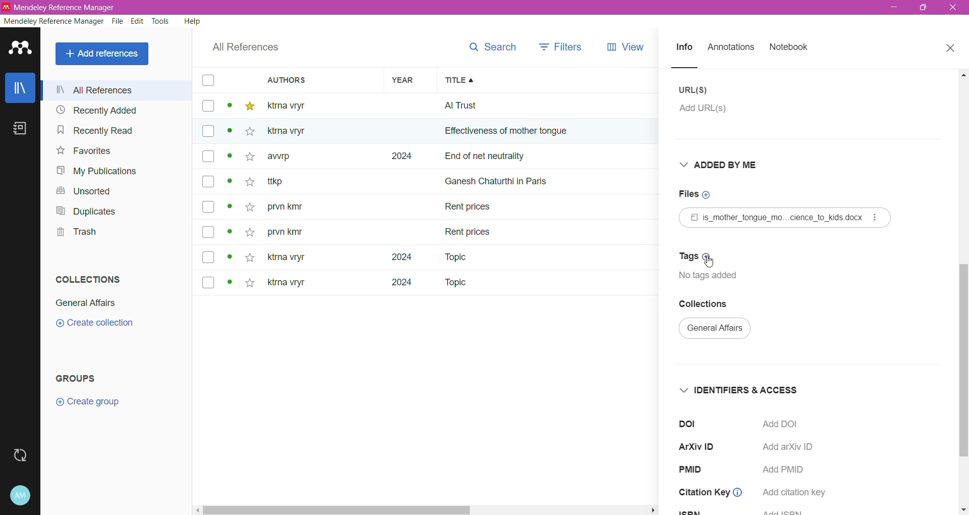 The height and width of the screenshot is (515, 969). I want to click on star, so click(250, 256).